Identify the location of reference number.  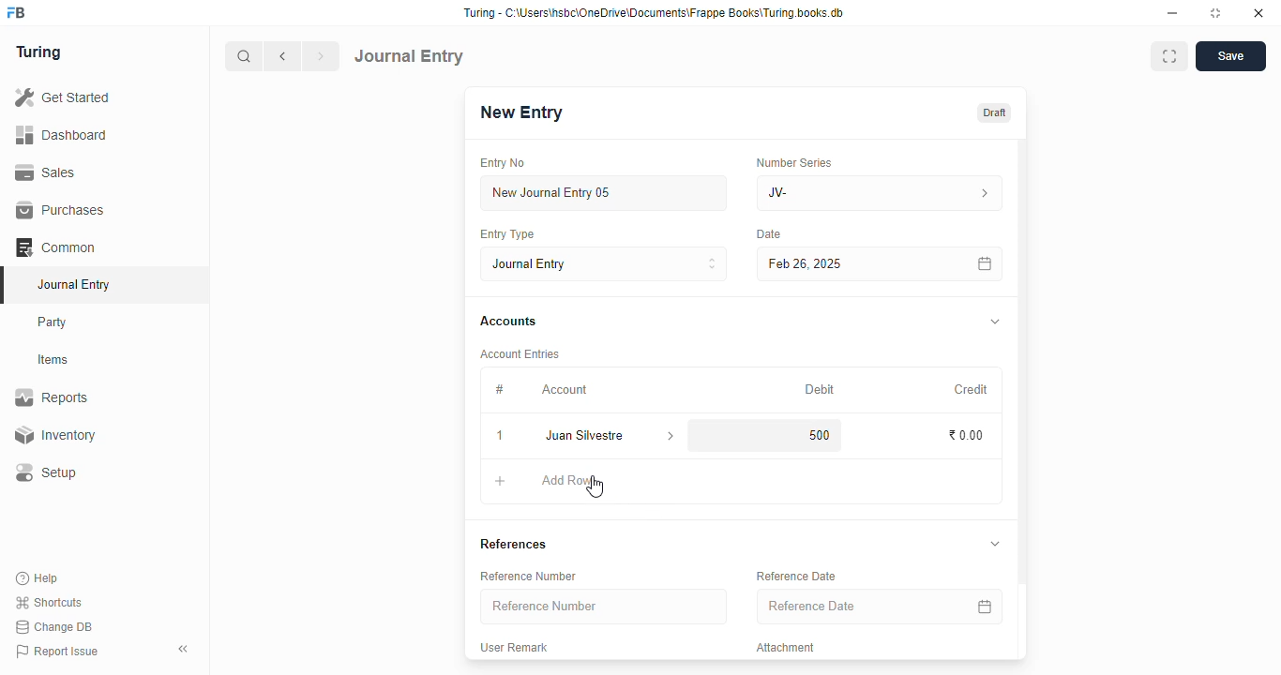
(528, 576).